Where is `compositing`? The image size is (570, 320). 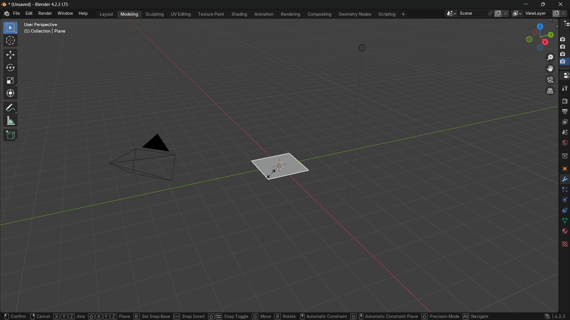
compositing is located at coordinates (319, 15).